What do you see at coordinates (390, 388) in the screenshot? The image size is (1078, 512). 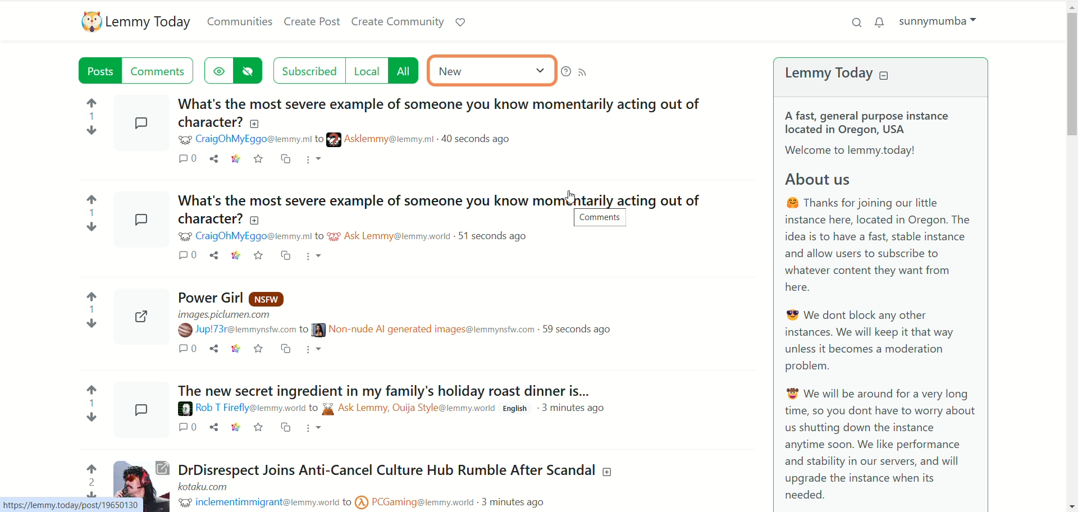 I see `The new secret ingredient in my family's holiday roast dinner is...` at bounding box center [390, 388].